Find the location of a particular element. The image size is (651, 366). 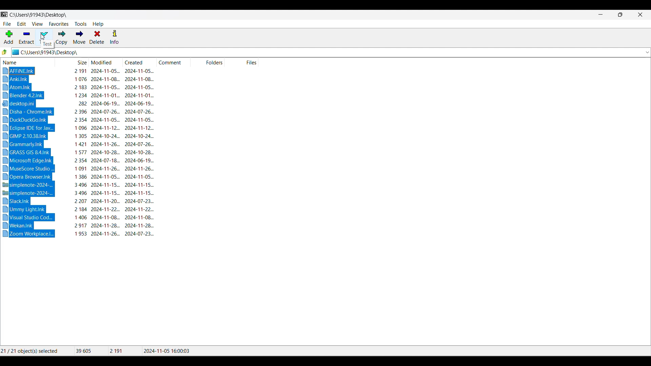

Size column is located at coordinates (71, 62).